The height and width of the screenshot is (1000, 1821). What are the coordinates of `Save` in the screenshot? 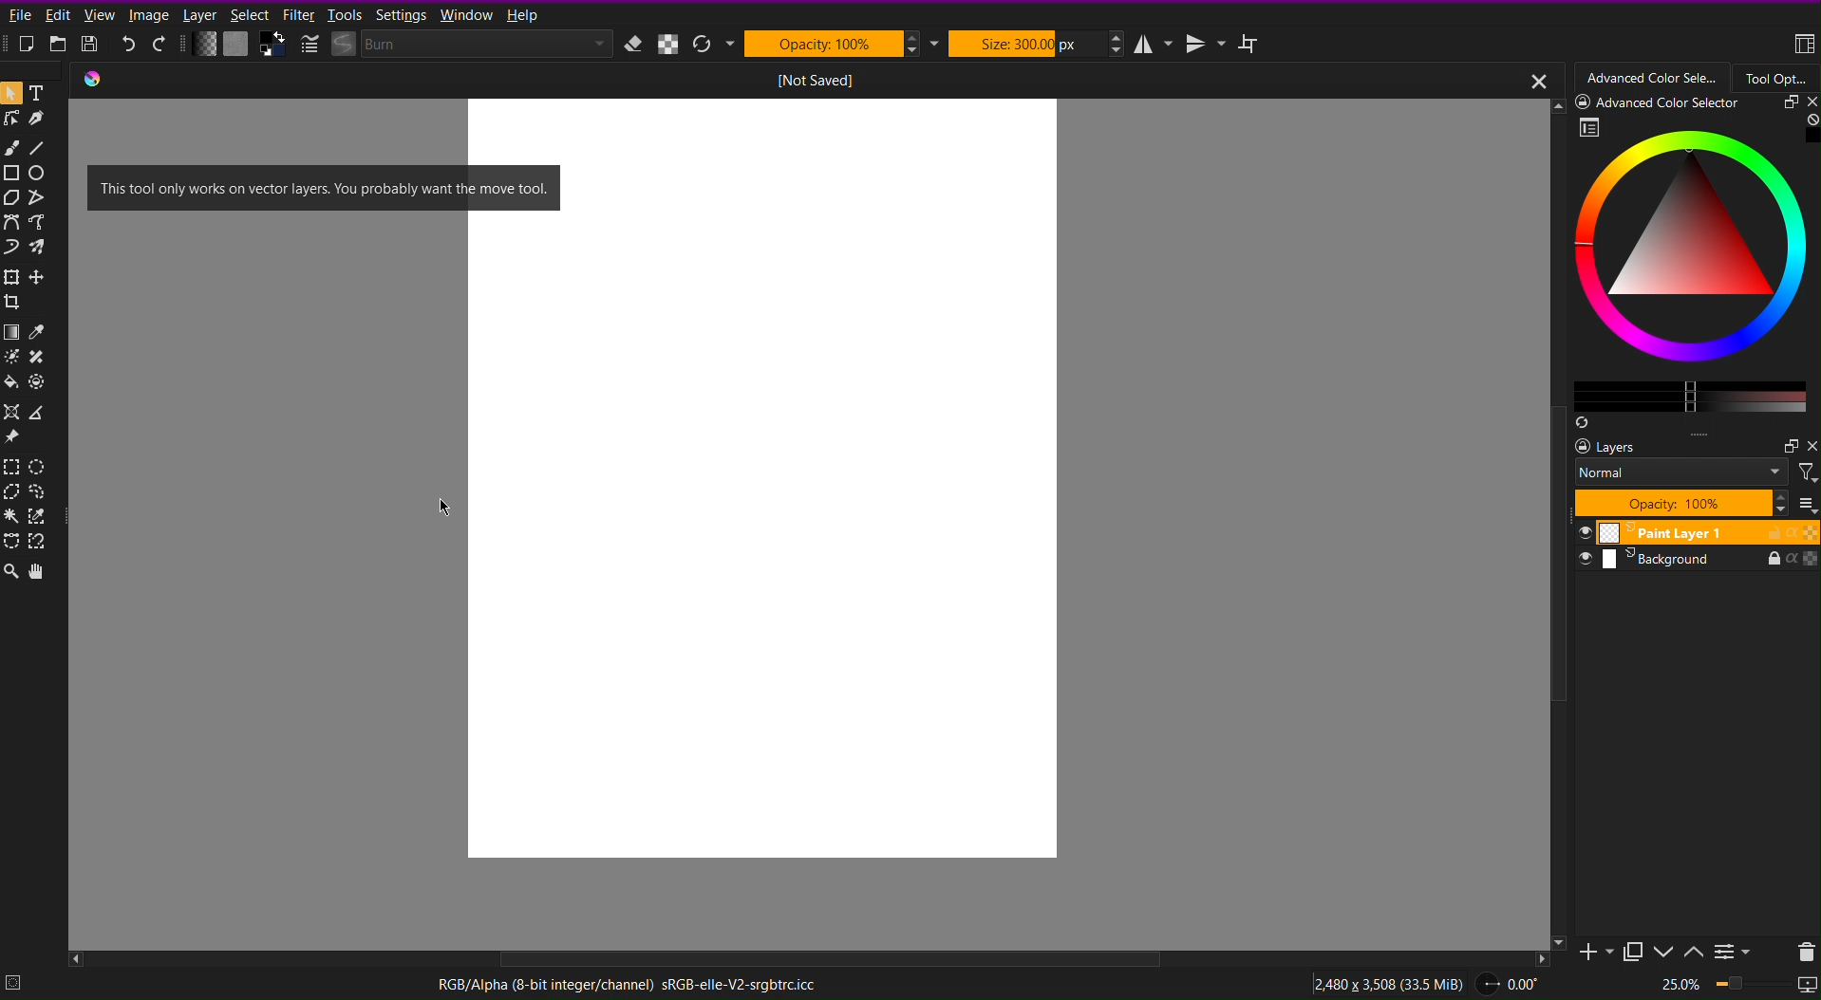 It's located at (94, 45).